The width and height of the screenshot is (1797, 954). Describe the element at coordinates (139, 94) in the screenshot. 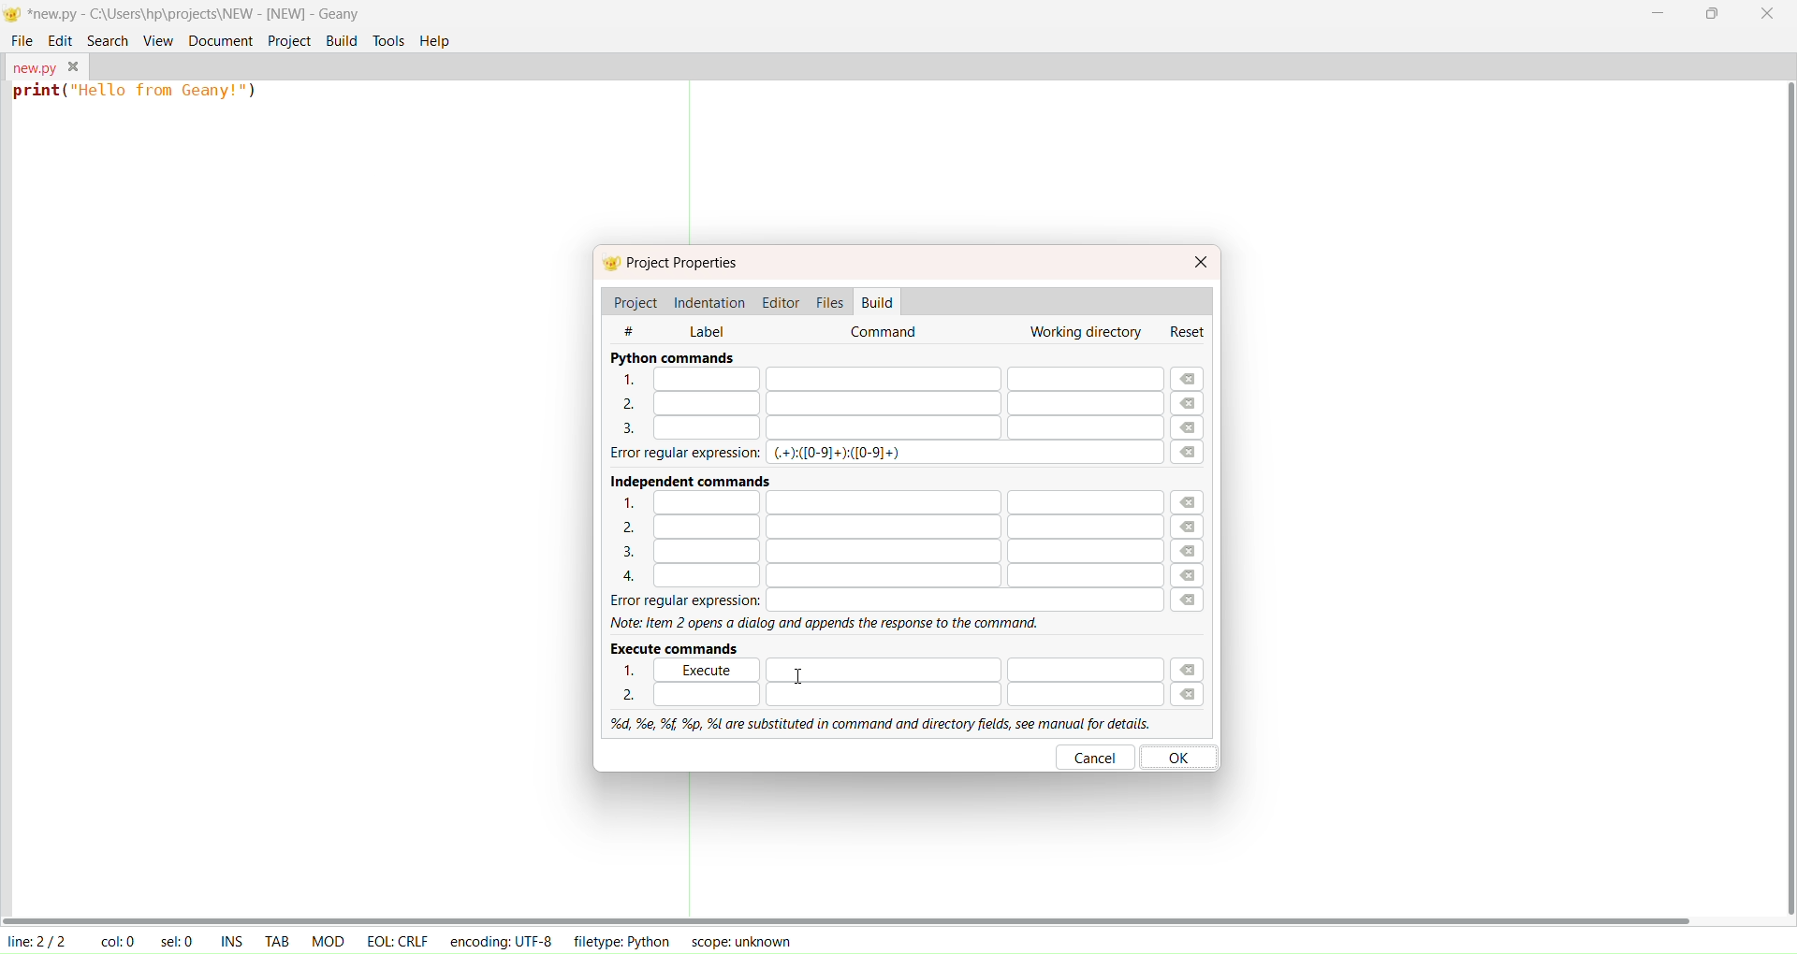

I see `Print ("Hello from Granny!")` at that location.